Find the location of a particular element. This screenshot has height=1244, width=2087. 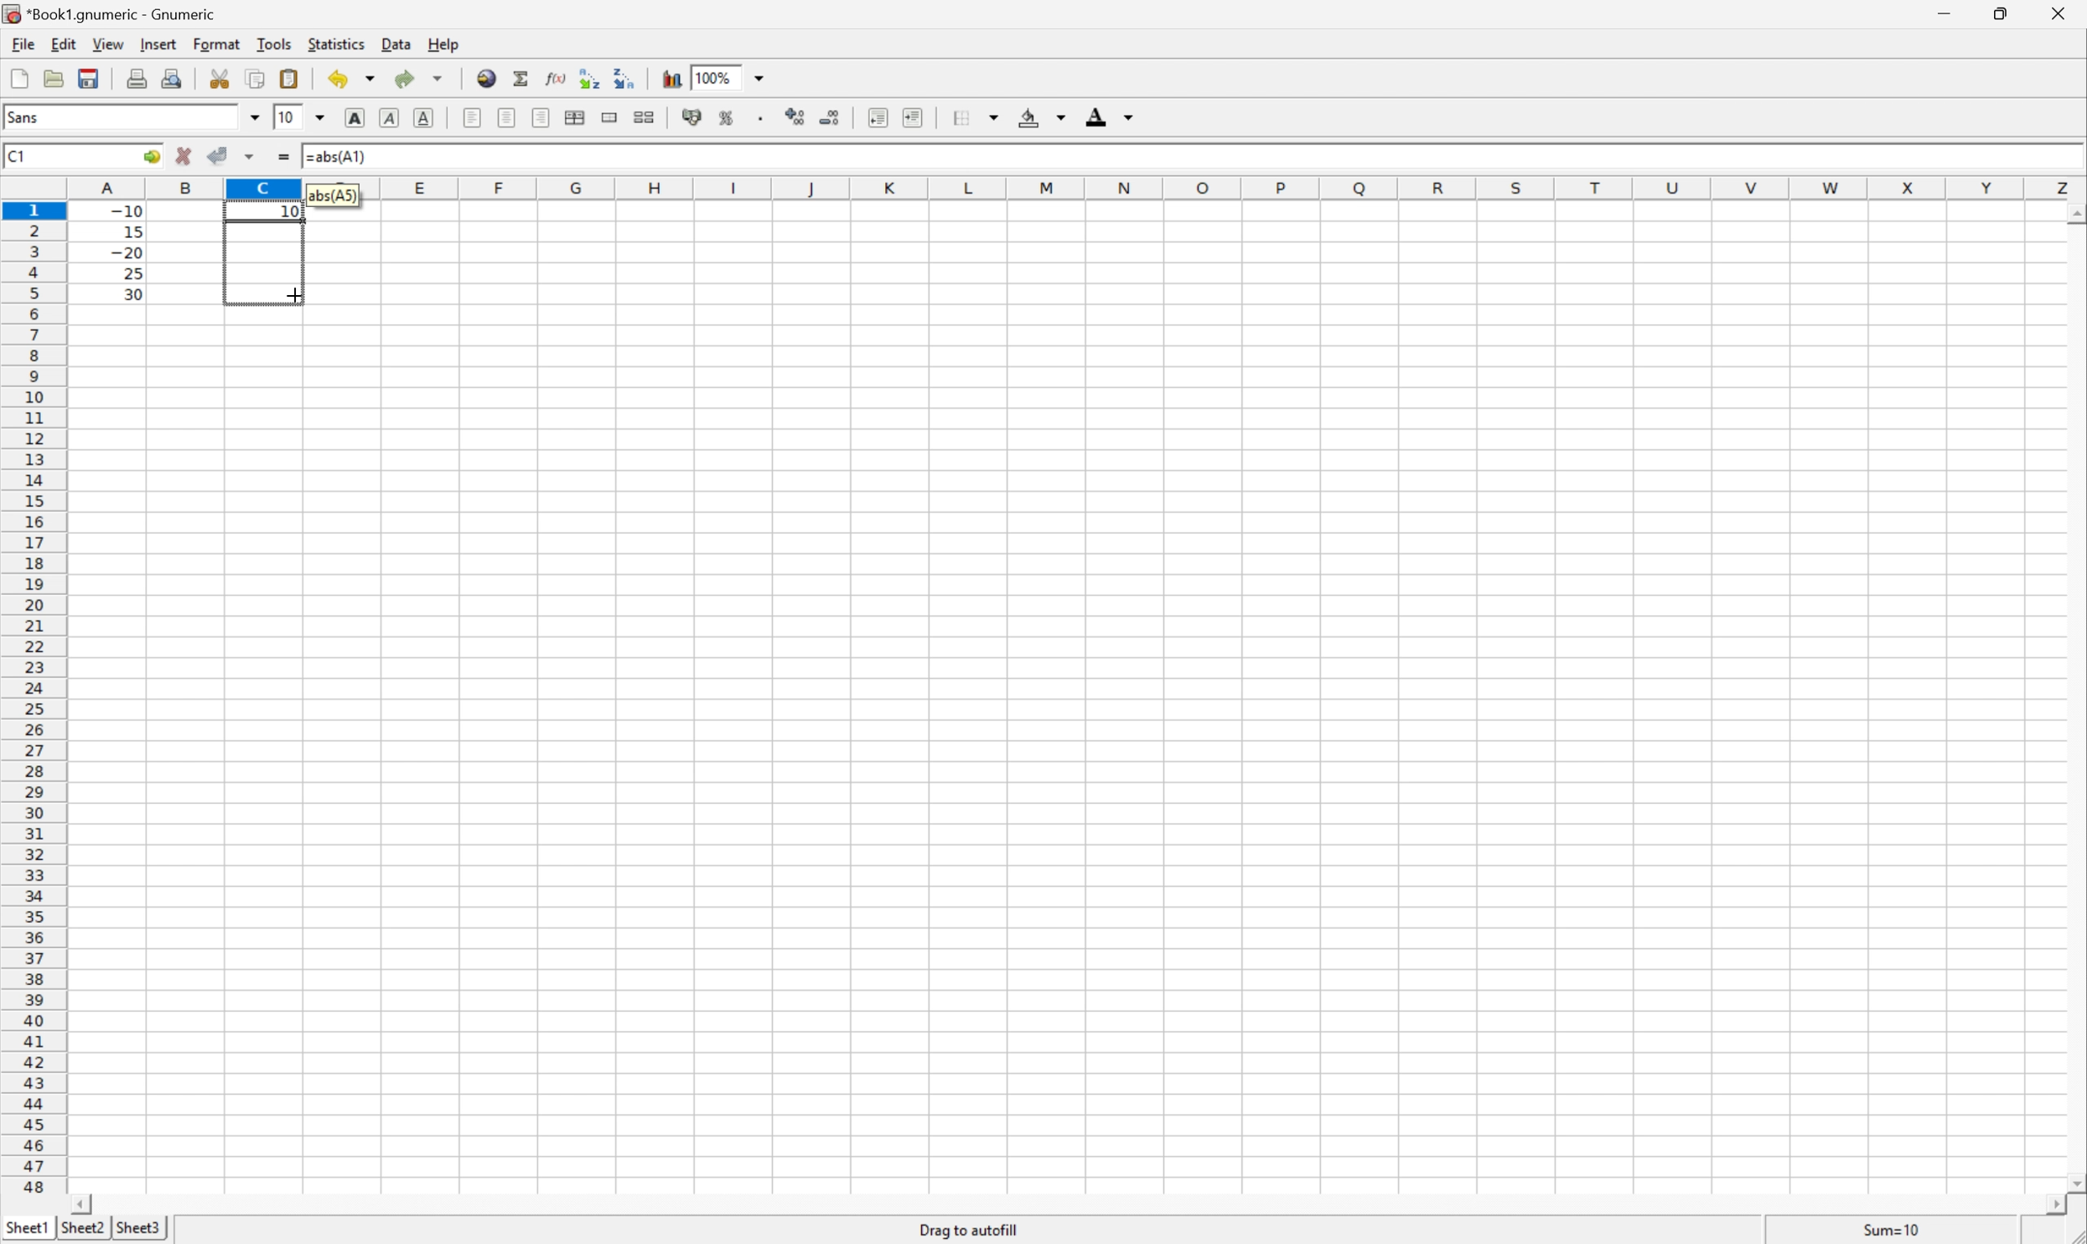

Increase indent, and align the content to the left is located at coordinates (910, 117).